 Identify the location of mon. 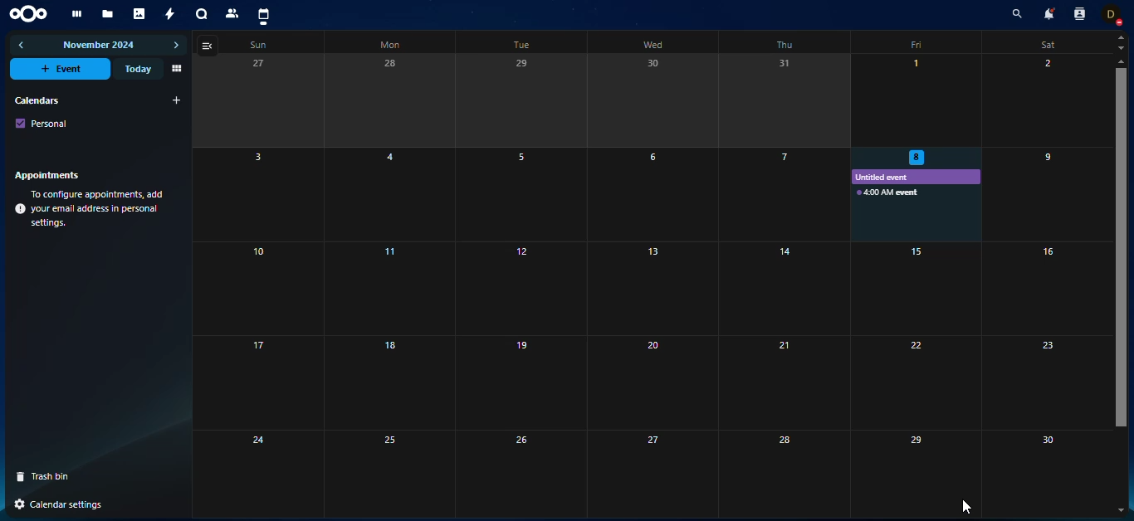
(389, 46).